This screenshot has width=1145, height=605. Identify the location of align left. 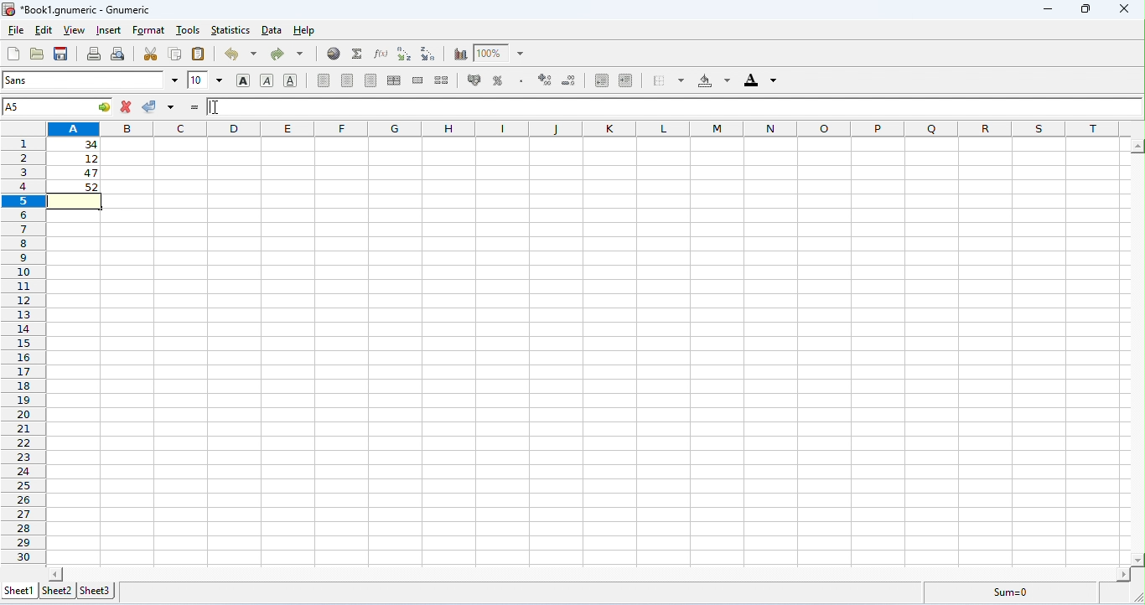
(324, 80).